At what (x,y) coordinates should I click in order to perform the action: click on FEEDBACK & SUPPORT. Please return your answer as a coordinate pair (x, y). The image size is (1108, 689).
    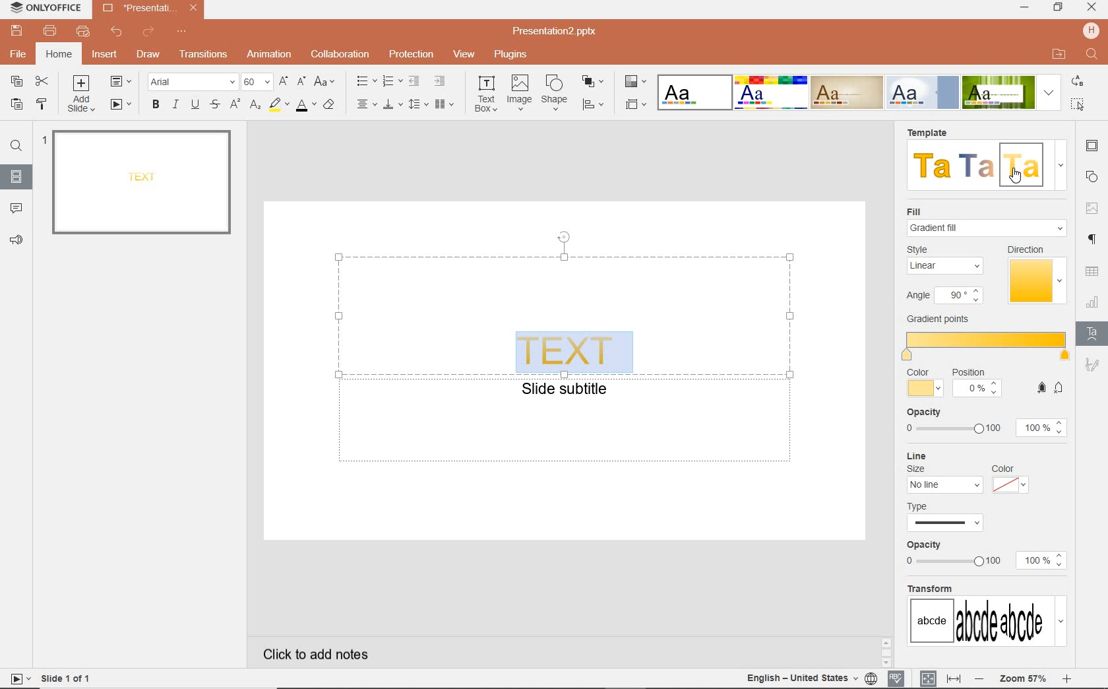
    Looking at the image, I should click on (17, 242).